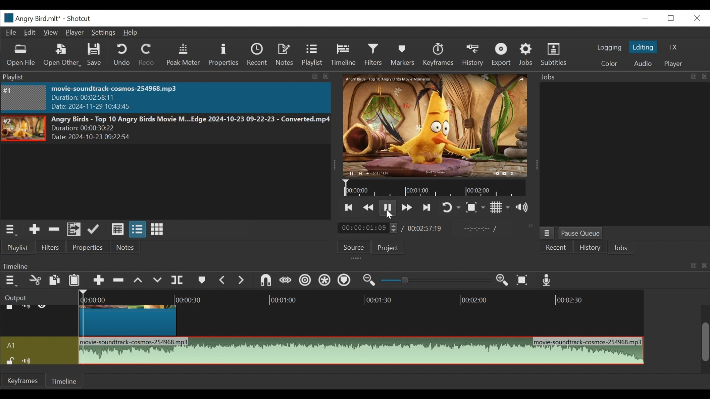 This screenshot has height=399, width=710. Describe the element at coordinates (240, 280) in the screenshot. I see `Next Marker` at that location.